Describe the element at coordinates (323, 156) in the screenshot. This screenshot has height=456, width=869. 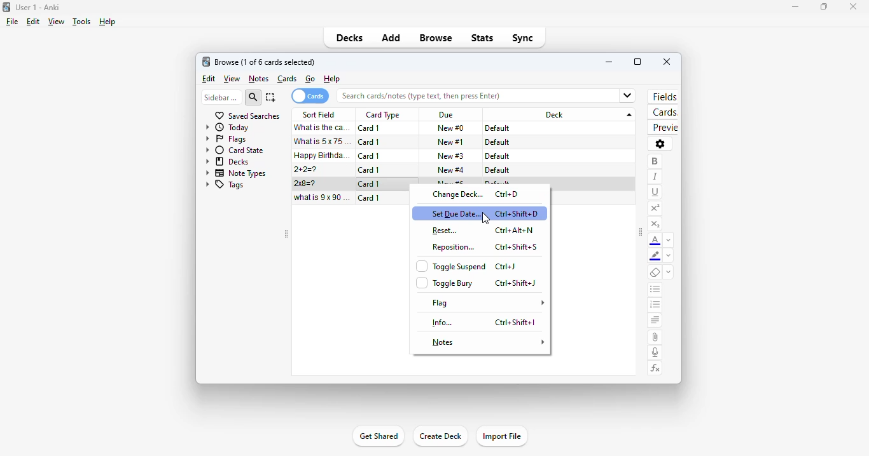
I see `happy birthday song!!!.mp3` at that location.